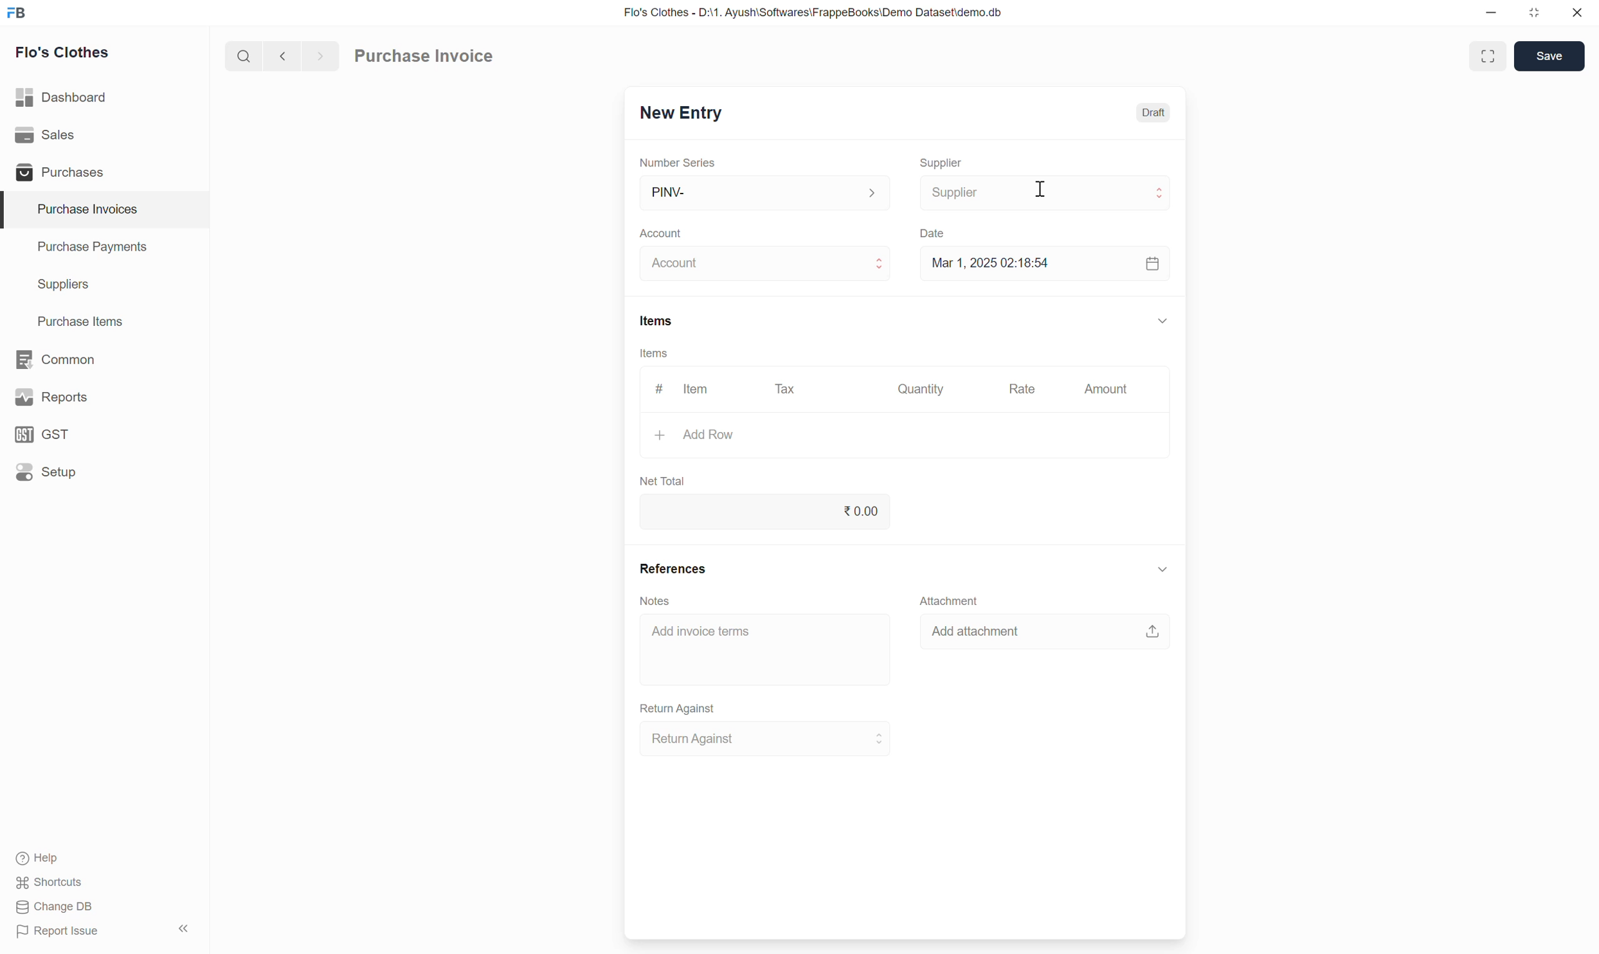 The image size is (1599, 954). Describe the element at coordinates (16, 12) in the screenshot. I see `Frappe Books logo` at that location.